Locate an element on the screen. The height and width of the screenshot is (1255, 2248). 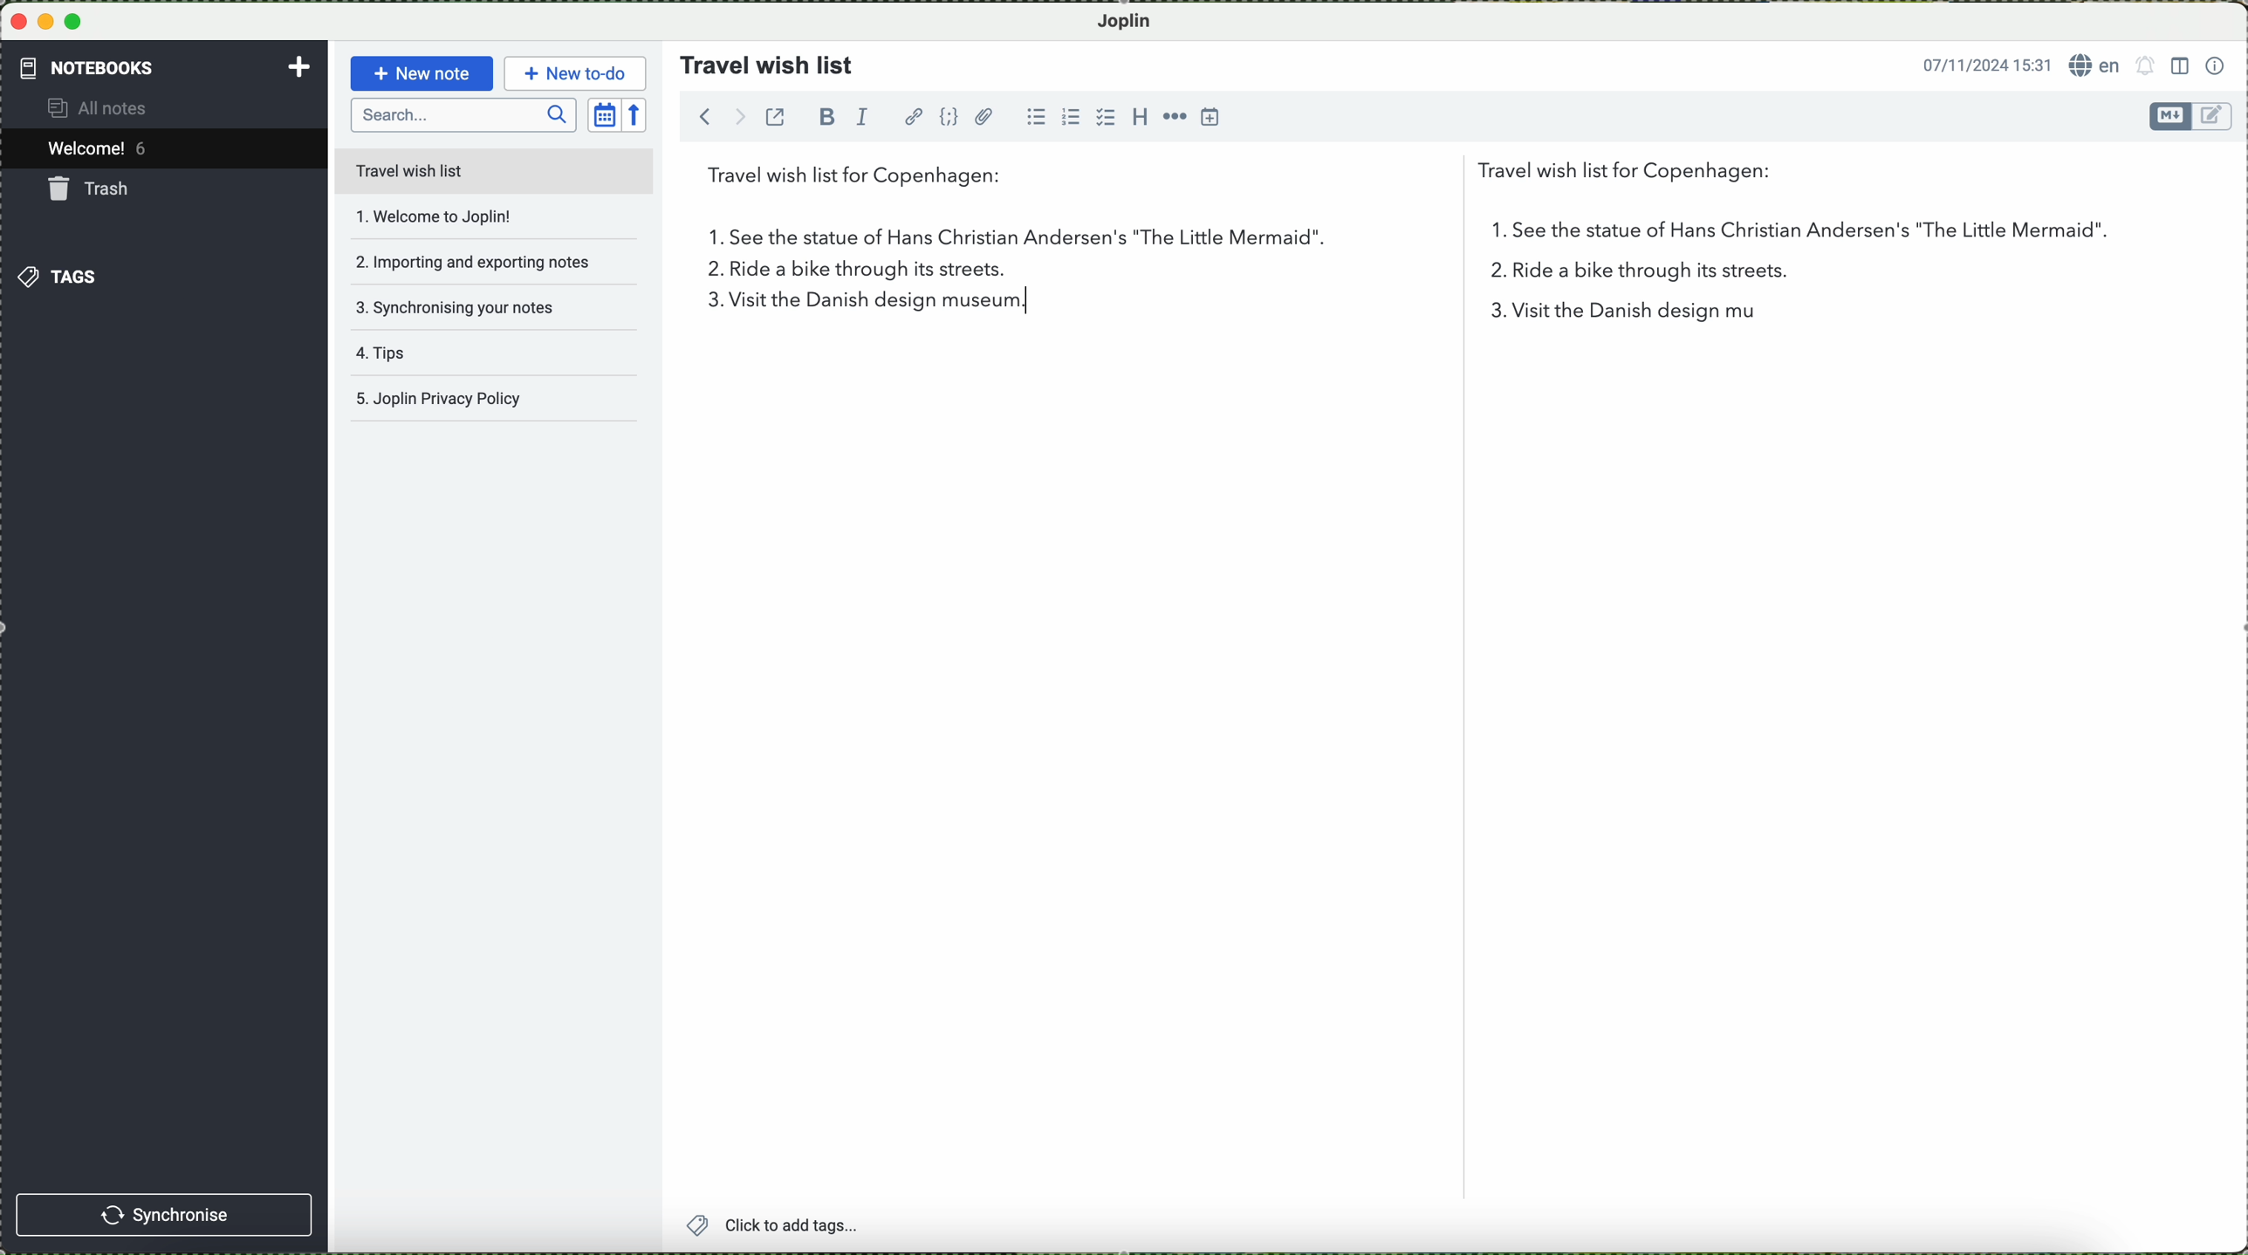
ride a bike through its streets. is located at coordinates (855, 272).